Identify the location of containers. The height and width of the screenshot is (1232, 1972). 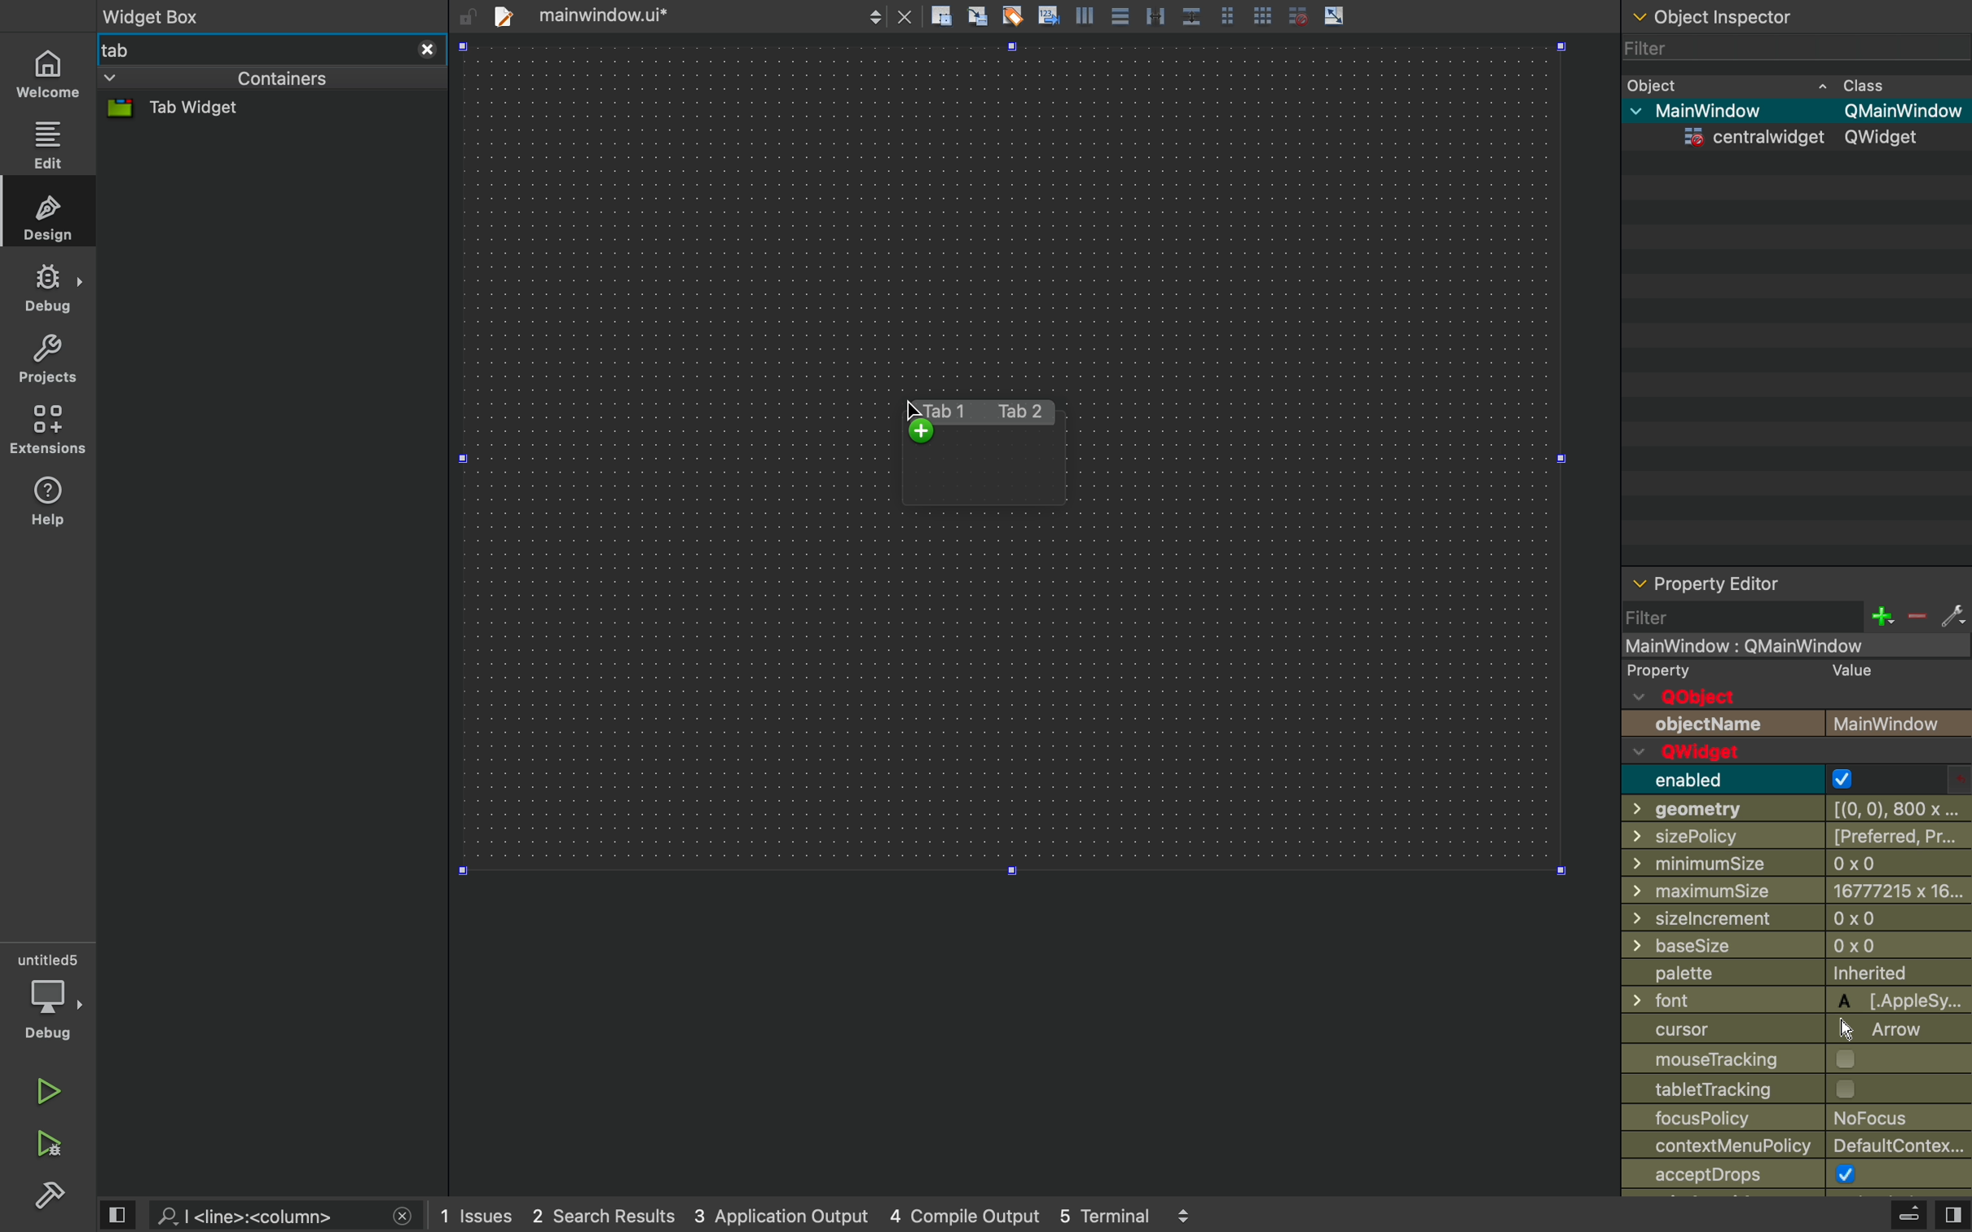
(220, 79).